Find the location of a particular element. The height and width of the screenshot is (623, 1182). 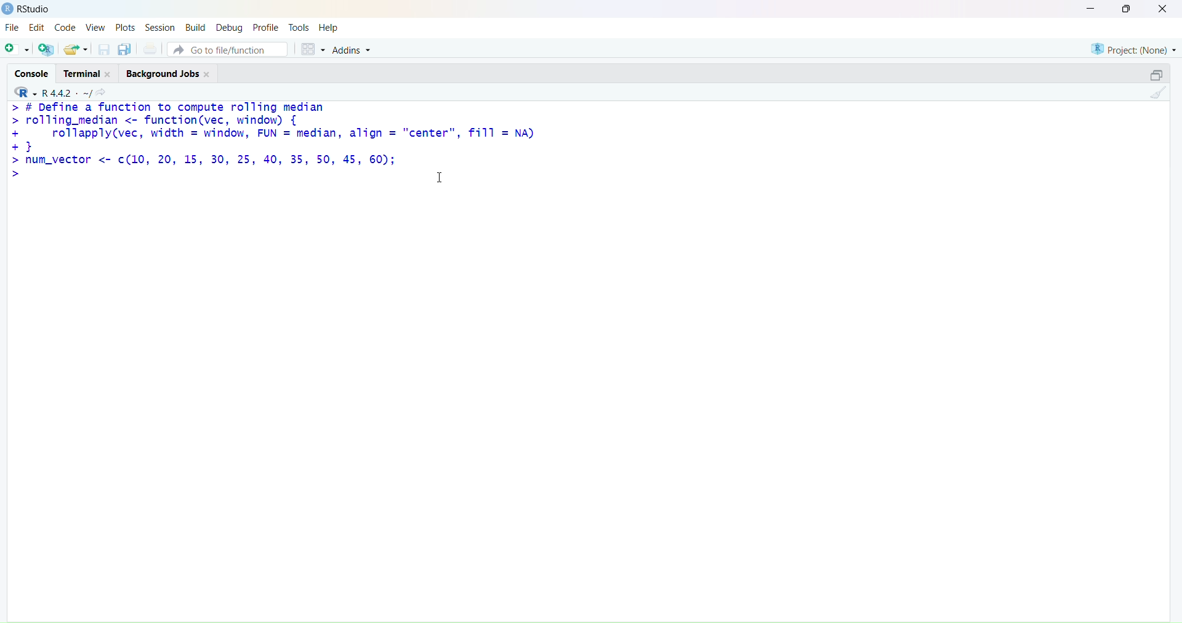

R is located at coordinates (26, 92).